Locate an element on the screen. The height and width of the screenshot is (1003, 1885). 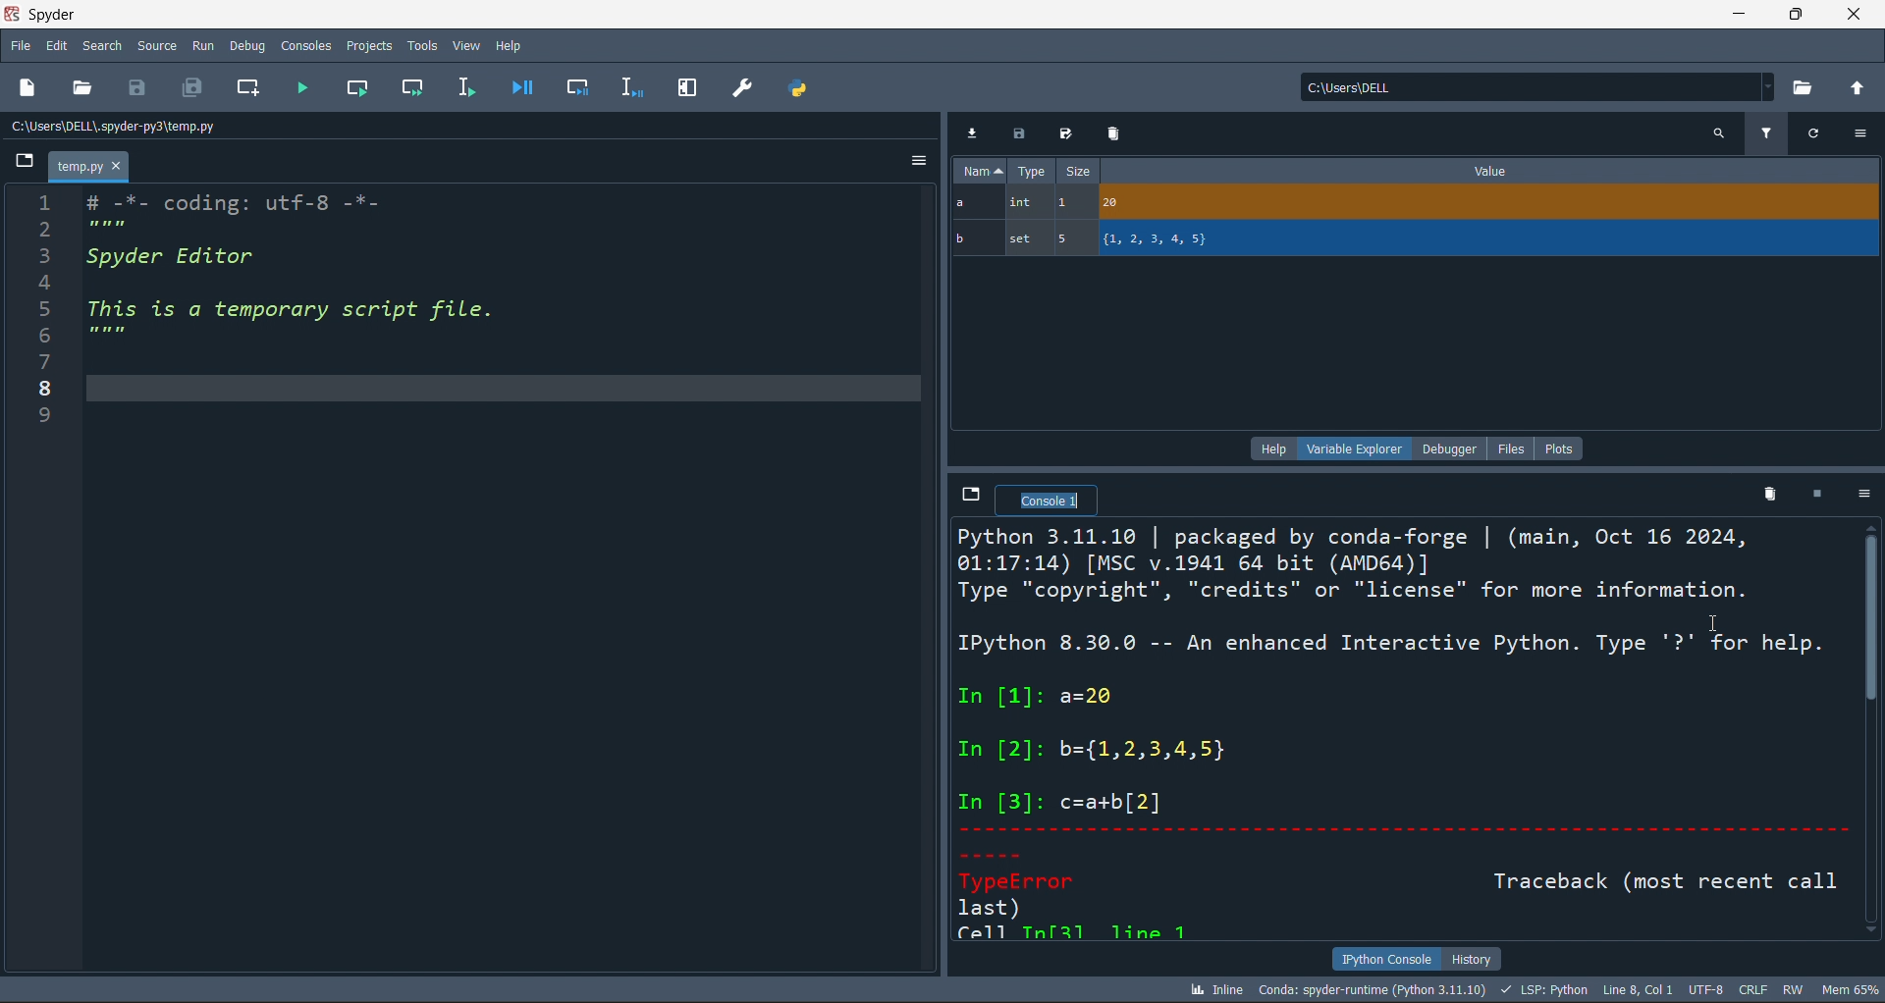
run is located at coordinates (200, 45).